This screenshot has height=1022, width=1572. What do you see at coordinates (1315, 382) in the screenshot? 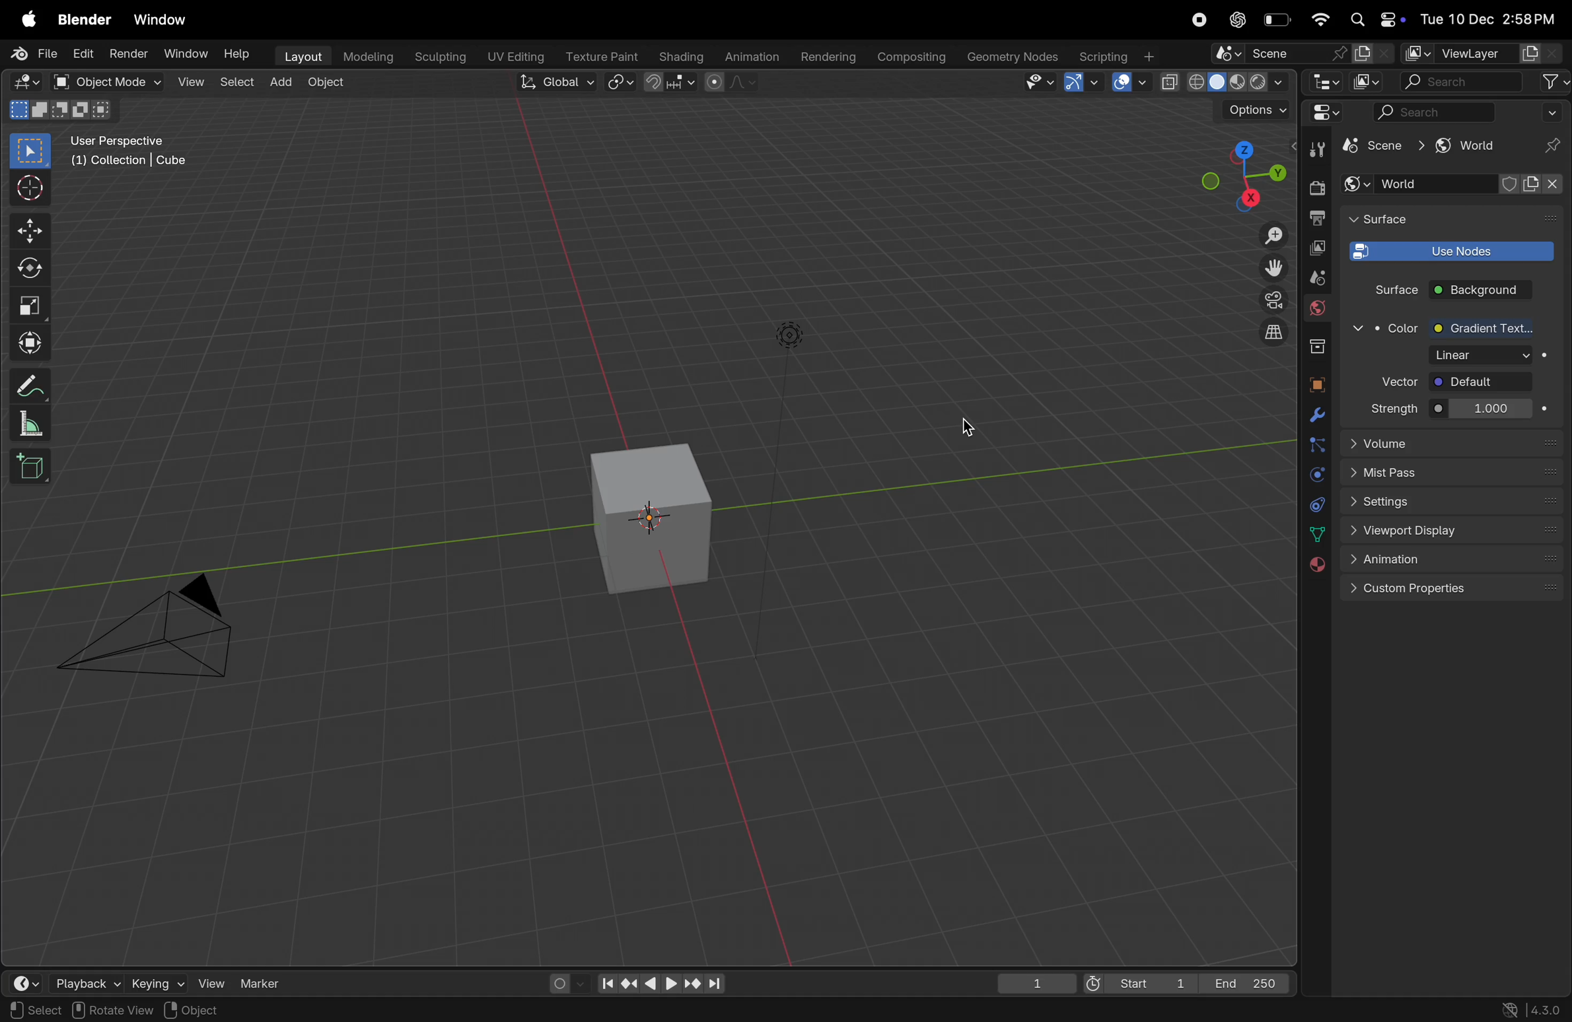
I see `object` at bounding box center [1315, 382].